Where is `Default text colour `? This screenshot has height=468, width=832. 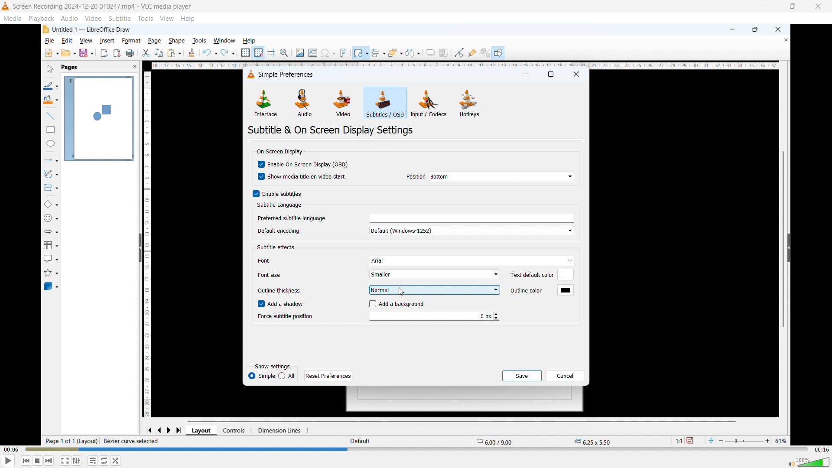
Default text colour  is located at coordinates (565, 275).